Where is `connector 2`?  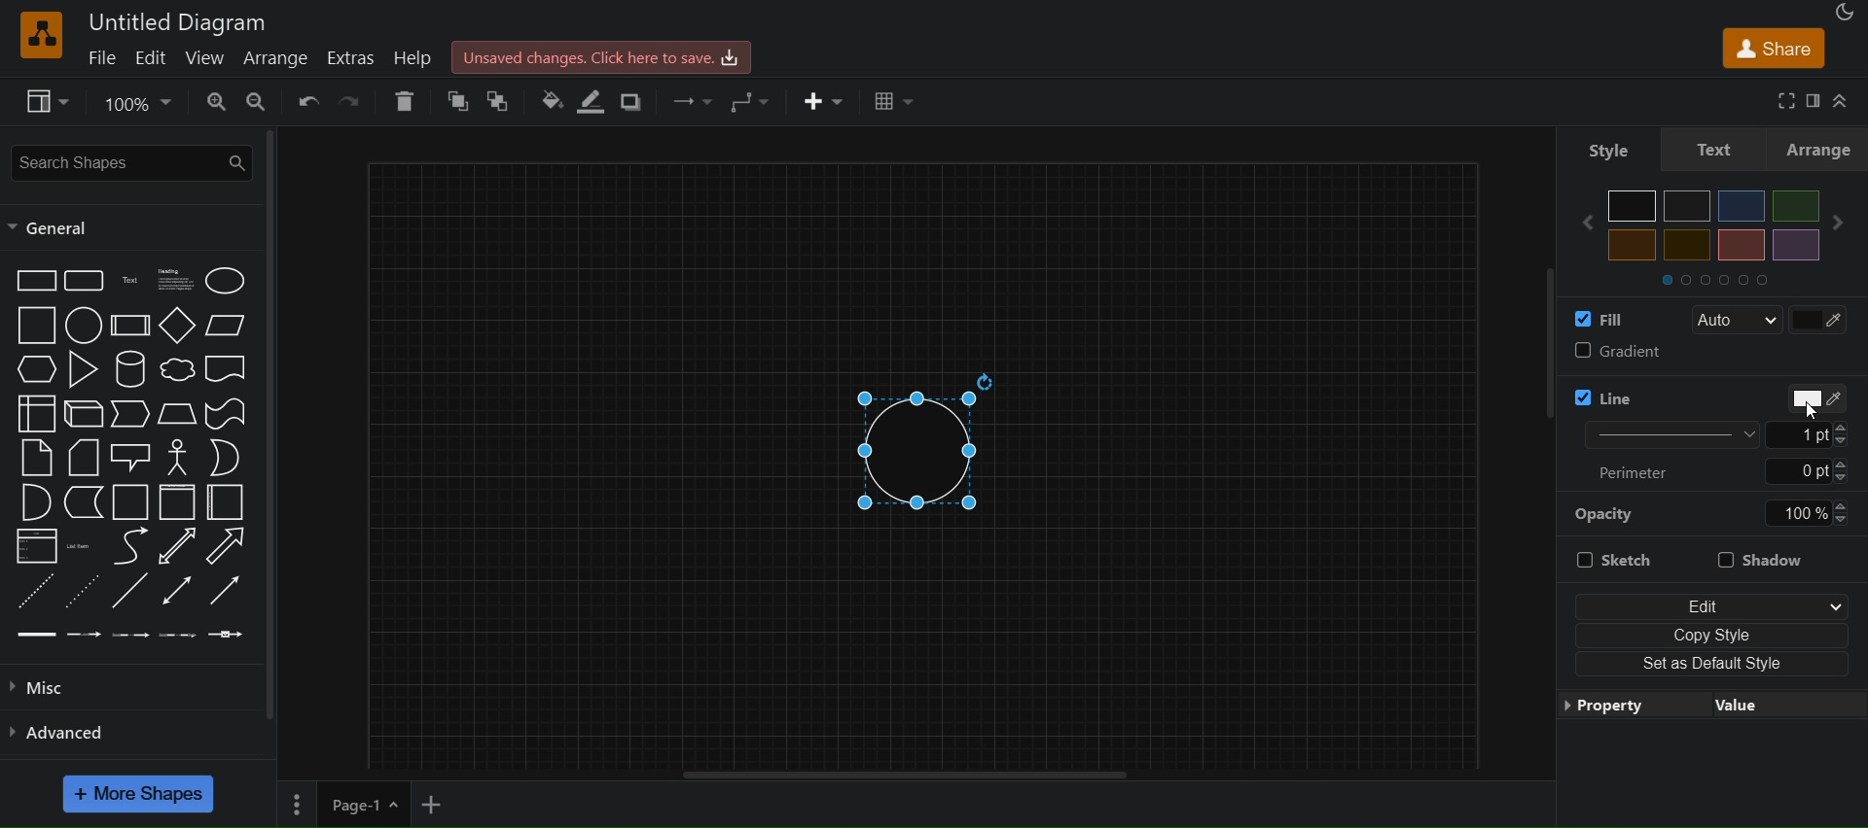
connector 2 is located at coordinates (85, 634).